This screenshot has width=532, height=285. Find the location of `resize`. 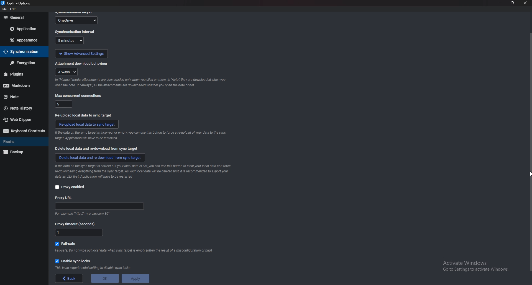

resize is located at coordinates (512, 3).